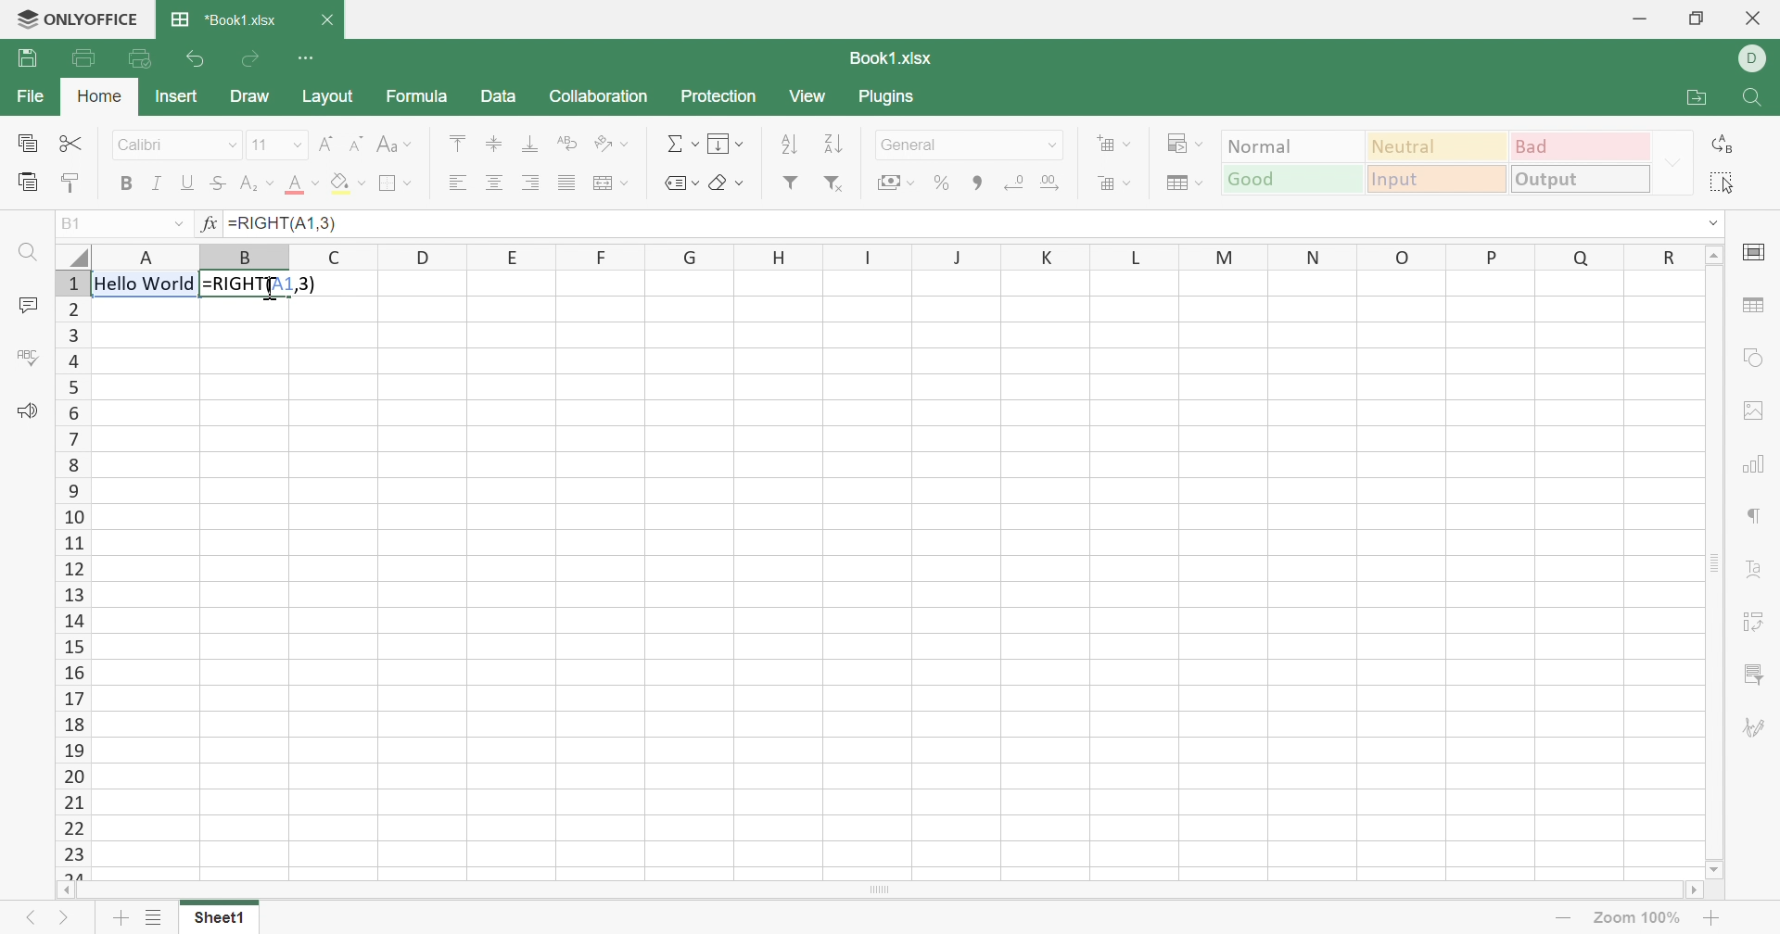 The image size is (1780, 934). Describe the element at coordinates (682, 185) in the screenshot. I see `Named ranges` at that location.